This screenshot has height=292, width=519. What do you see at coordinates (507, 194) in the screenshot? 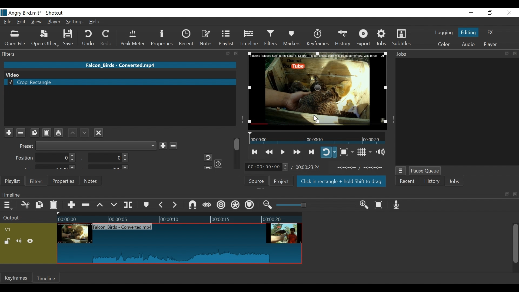
I see `copy` at bounding box center [507, 194].